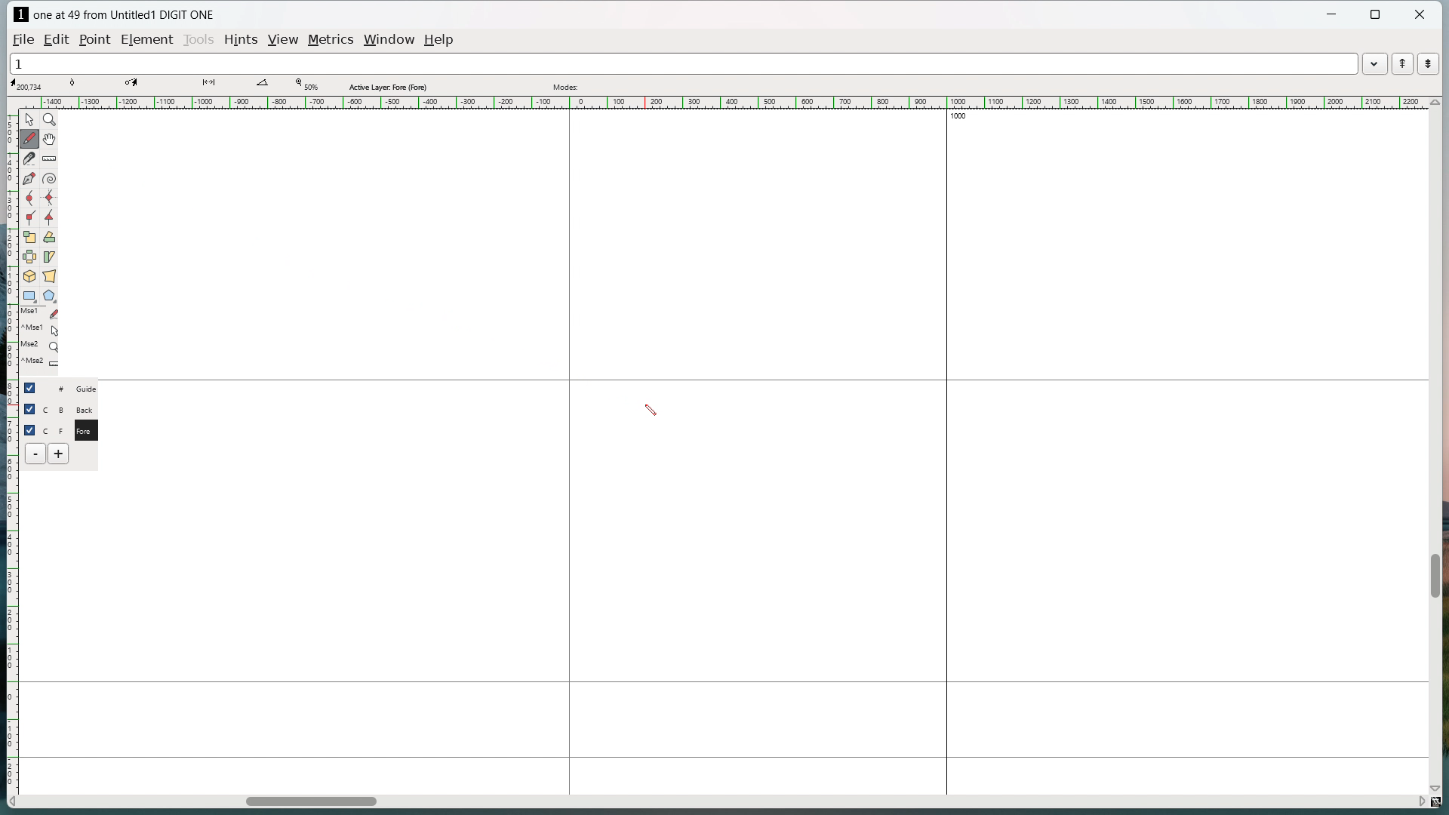 The image size is (1449, 815). Describe the element at coordinates (389, 85) in the screenshot. I see `Active layer fore` at that location.